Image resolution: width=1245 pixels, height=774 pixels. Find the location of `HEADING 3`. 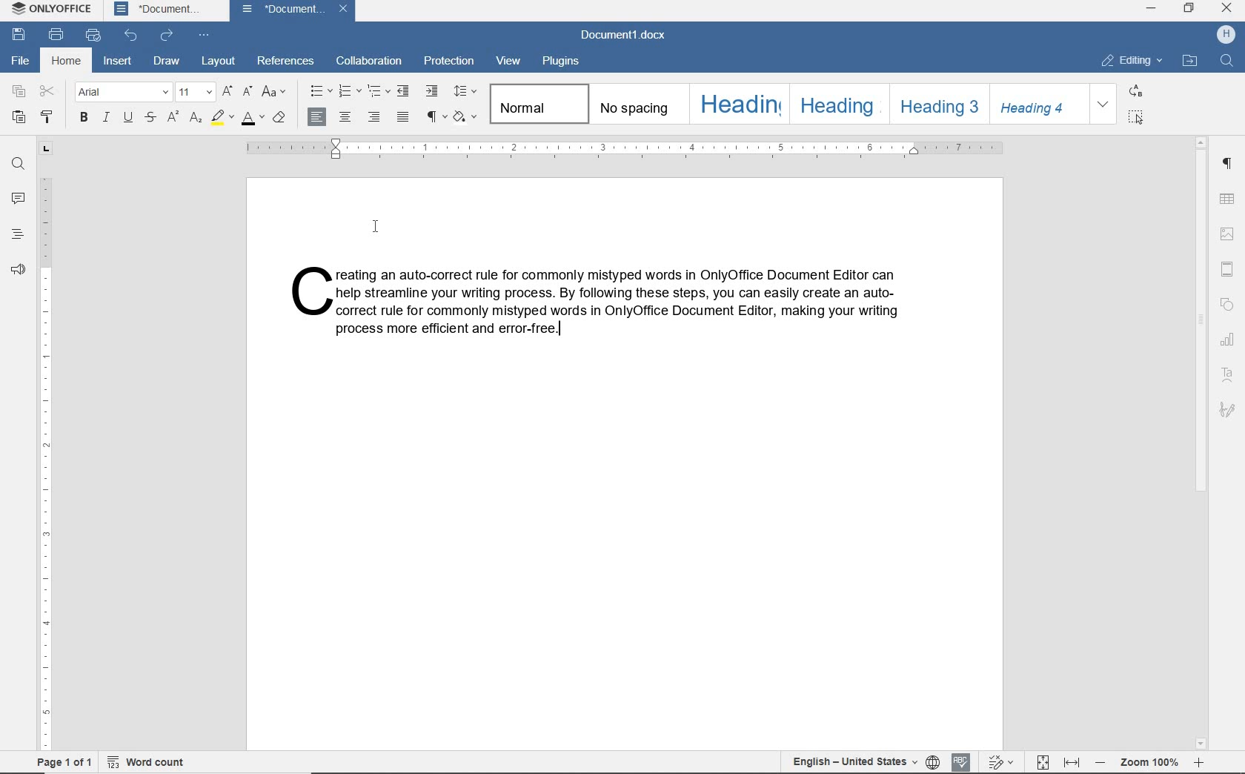

HEADING 3 is located at coordinates (937, 104).